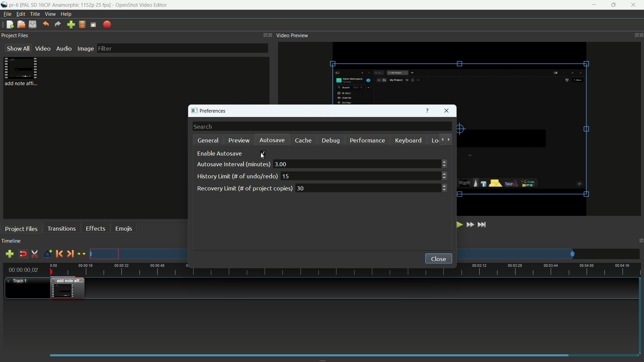 This screenshot has height=362, width=644. I want to click on view menu, so click(49, 14).